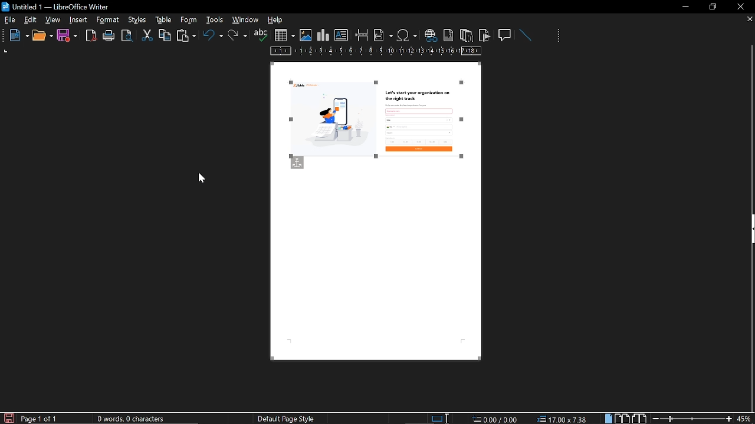 This screenshot has height=424, width=755. I want to click on insert bookmark, so click(485, 35).